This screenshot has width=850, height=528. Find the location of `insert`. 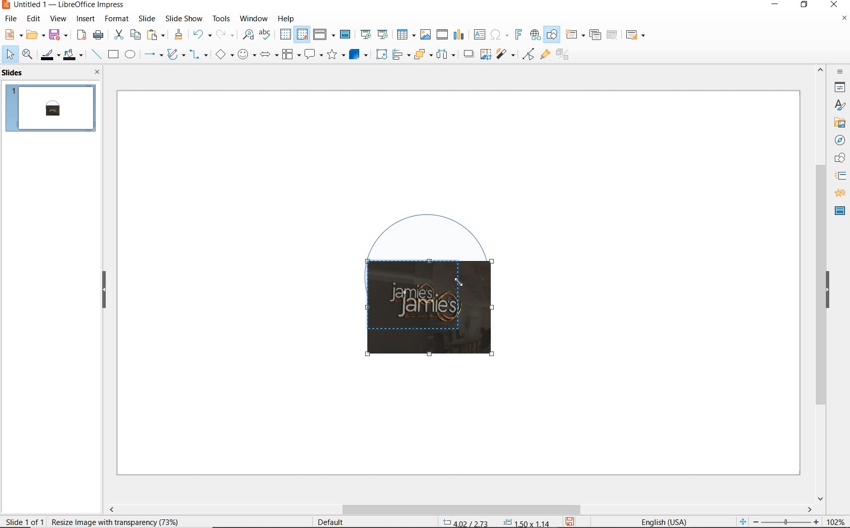

insert is located at coordinates (86, 20).